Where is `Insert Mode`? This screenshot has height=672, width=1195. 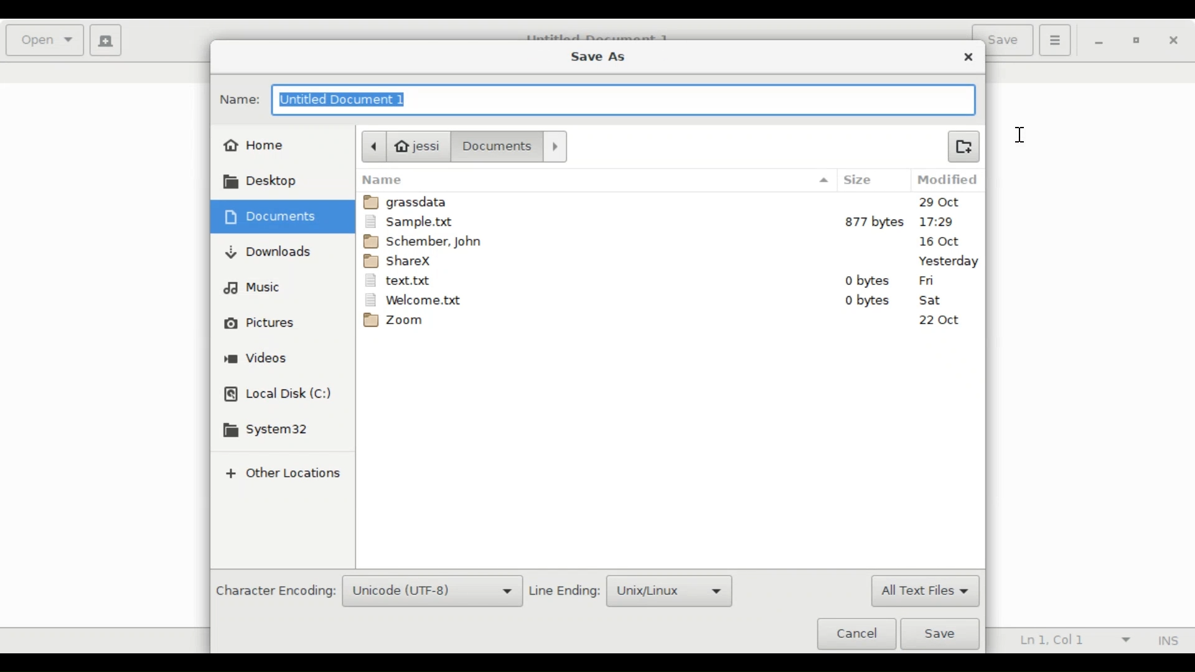
Insert Mode is located at coordinates (1166, 641).